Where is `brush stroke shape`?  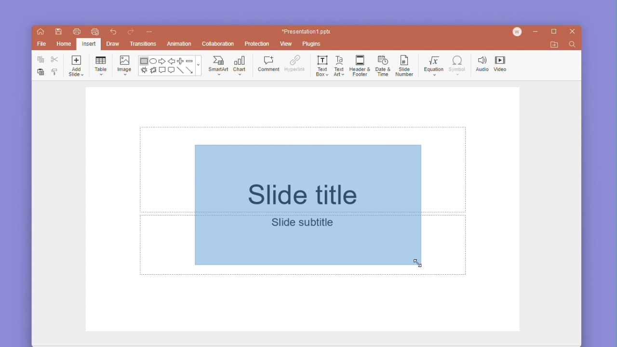 brush stroke shape is located at coordinates (144, 71).